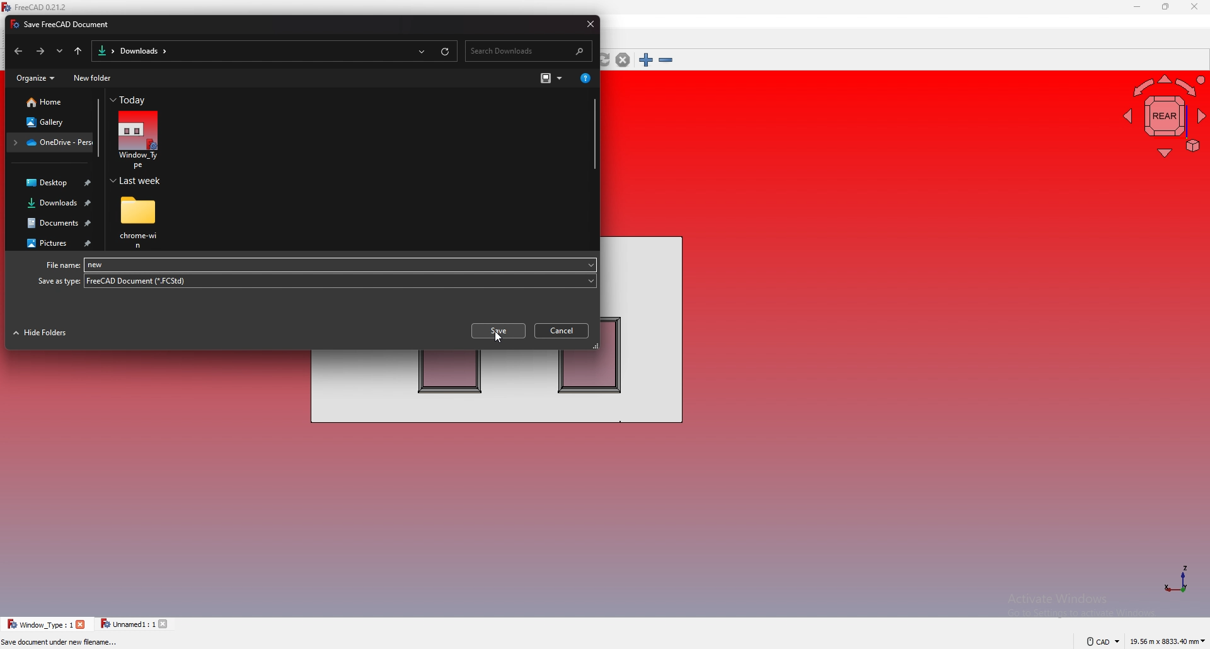 The width and height of the screenshot is (1210, 649). I want to click on home, so click(49, 102).